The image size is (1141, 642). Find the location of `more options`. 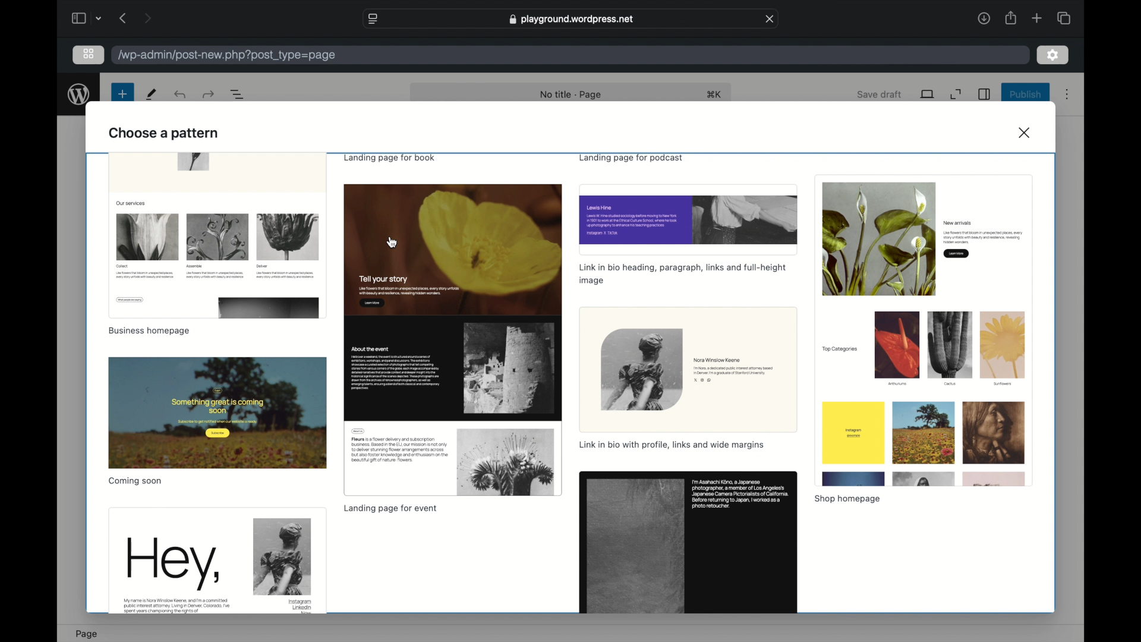

more options is located at coordinates (1067, 95).